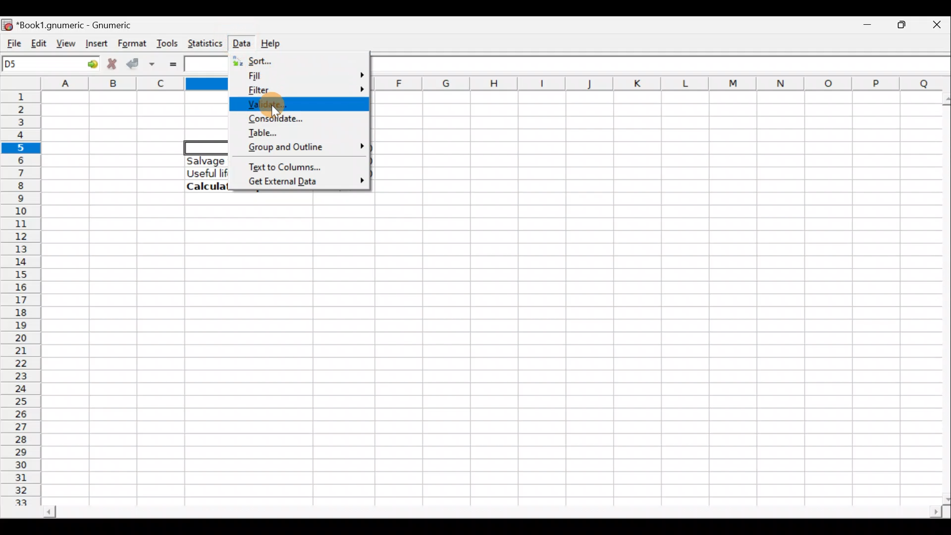 The image size is (951, 535). Describe the element at coordinates (22, 293) in the screenshot. I see `Rows` at that location.